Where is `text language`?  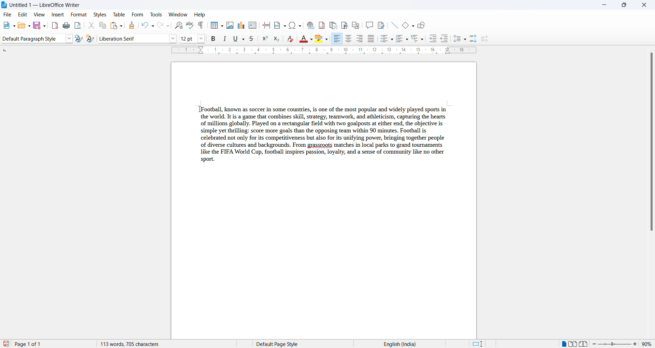 text language is located at coordinates (421, 344).